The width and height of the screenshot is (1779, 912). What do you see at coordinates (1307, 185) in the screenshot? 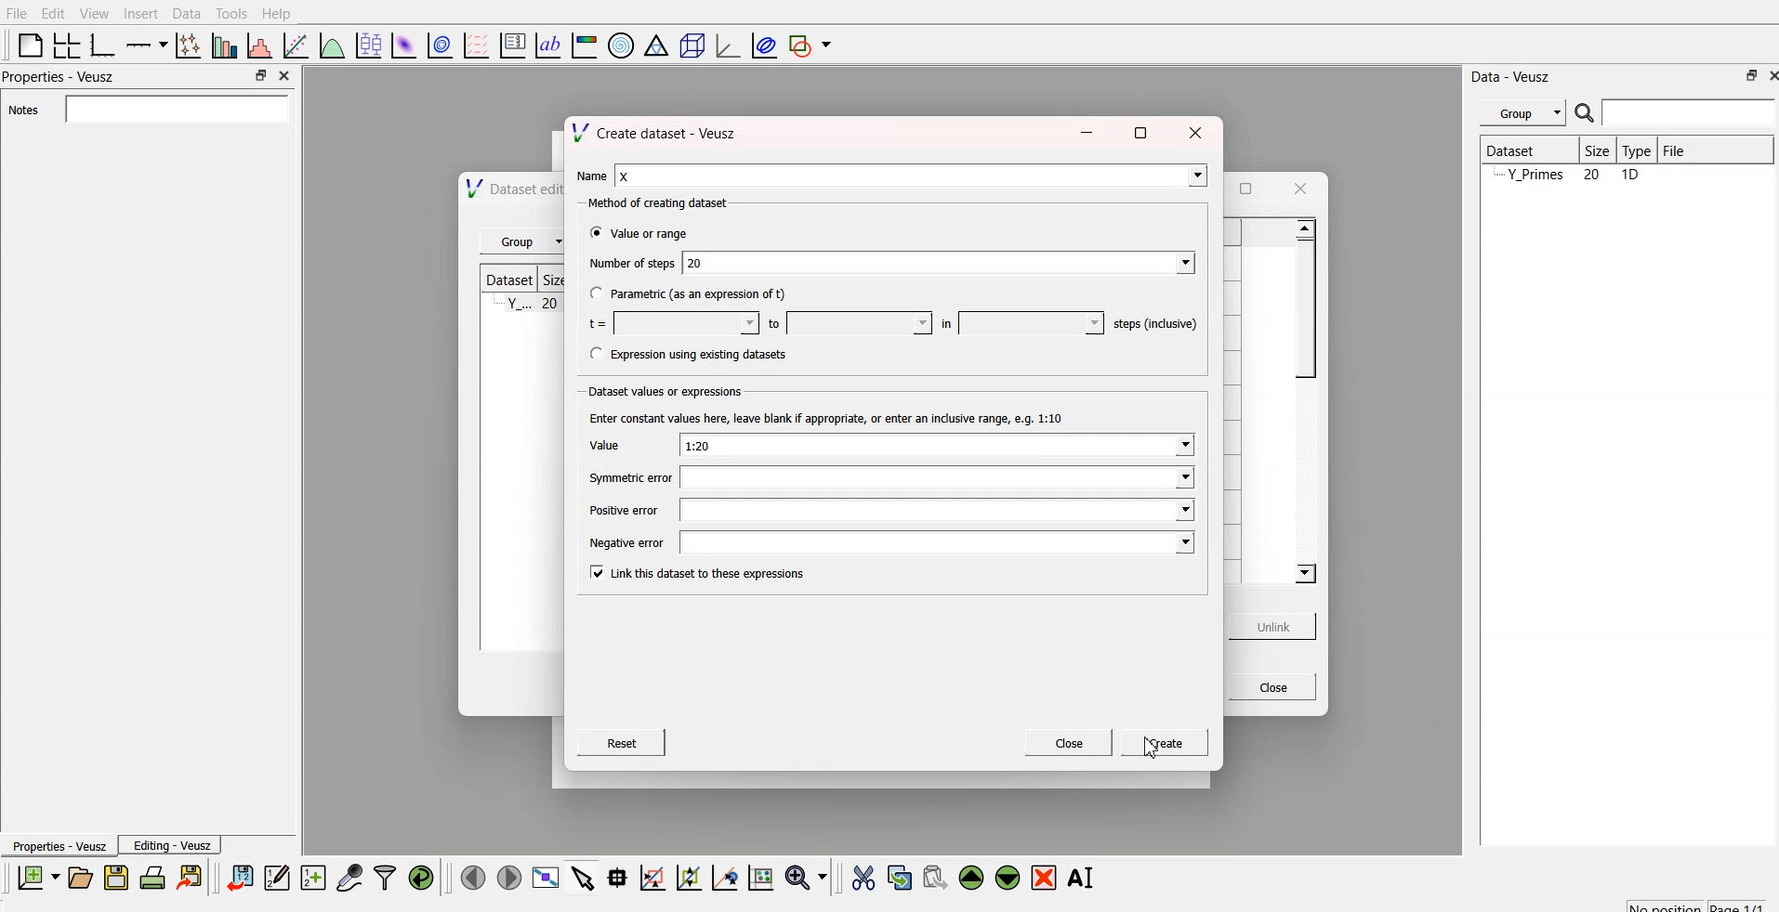
I see `close` at bounding box center [1307, 185].